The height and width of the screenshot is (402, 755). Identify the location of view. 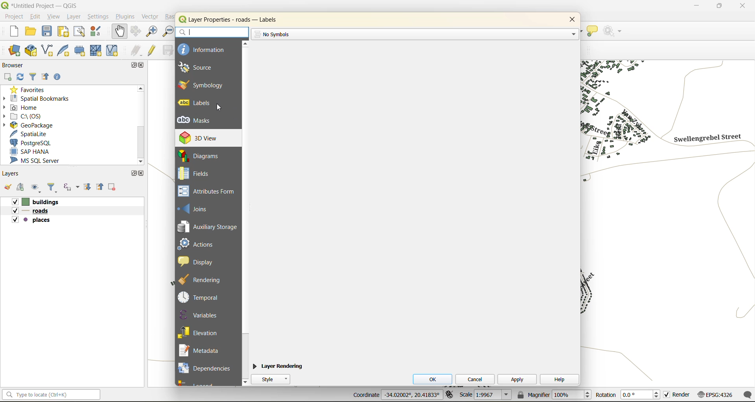
(54, 17).